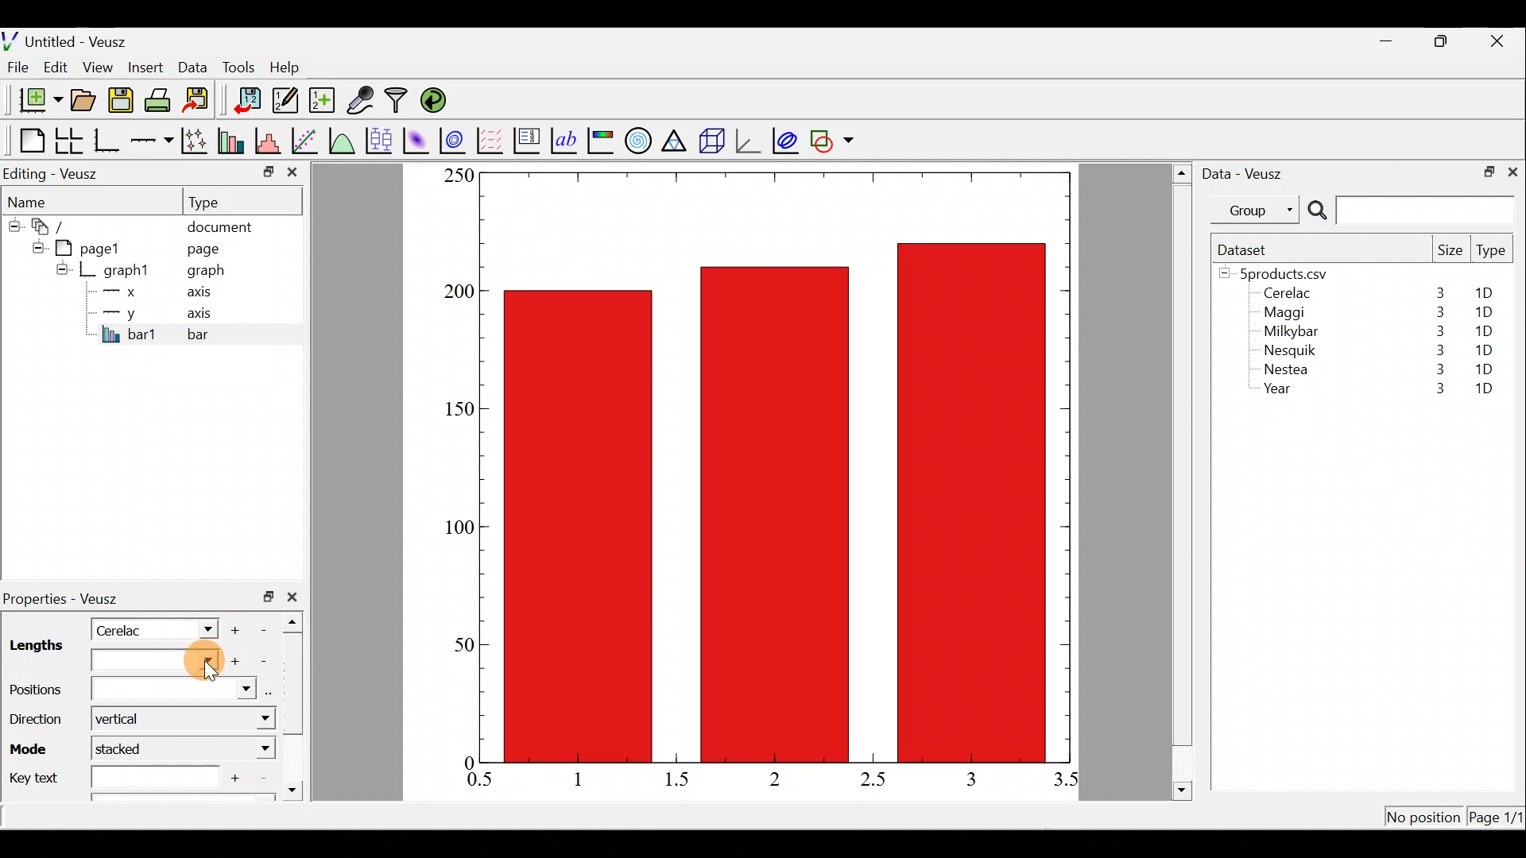 Image resolution: width=1526 pixels, height=858 pixels. What do you see at coordinates (197, 141) in the screenshot?
I see `Plot points with lines and error bars` at bounding box center [197, 141].